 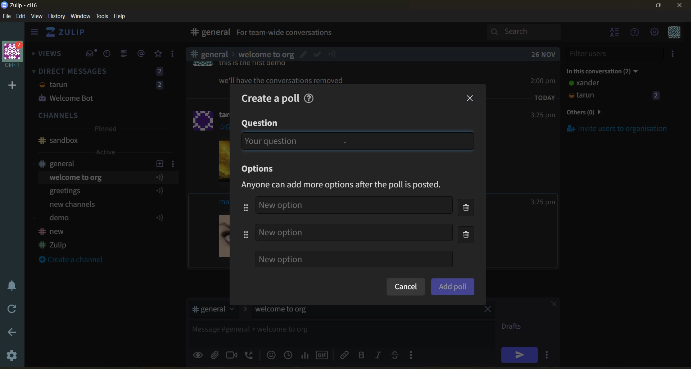 I want to click on add poll, so click(x=453, y=286).